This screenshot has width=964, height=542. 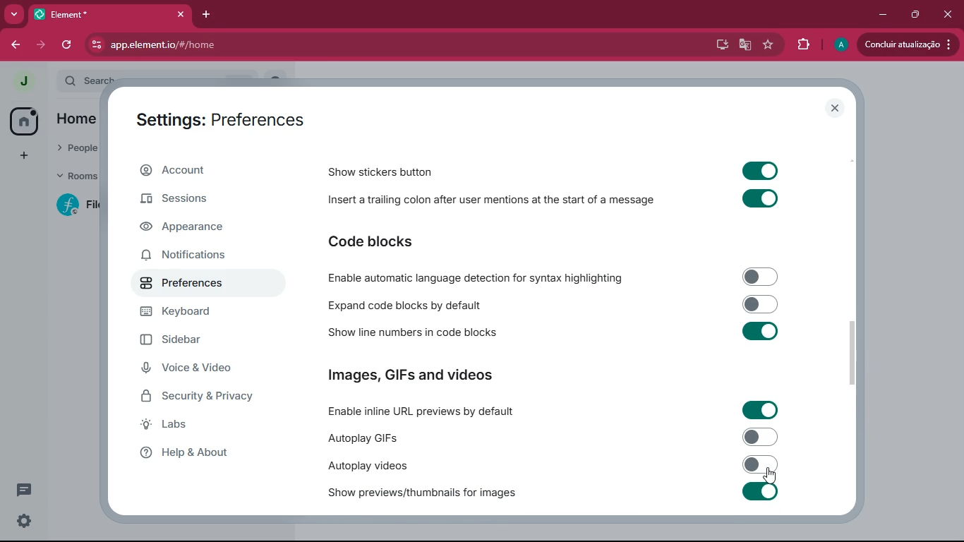 I want to click on labs, so click(x=203, y=428).